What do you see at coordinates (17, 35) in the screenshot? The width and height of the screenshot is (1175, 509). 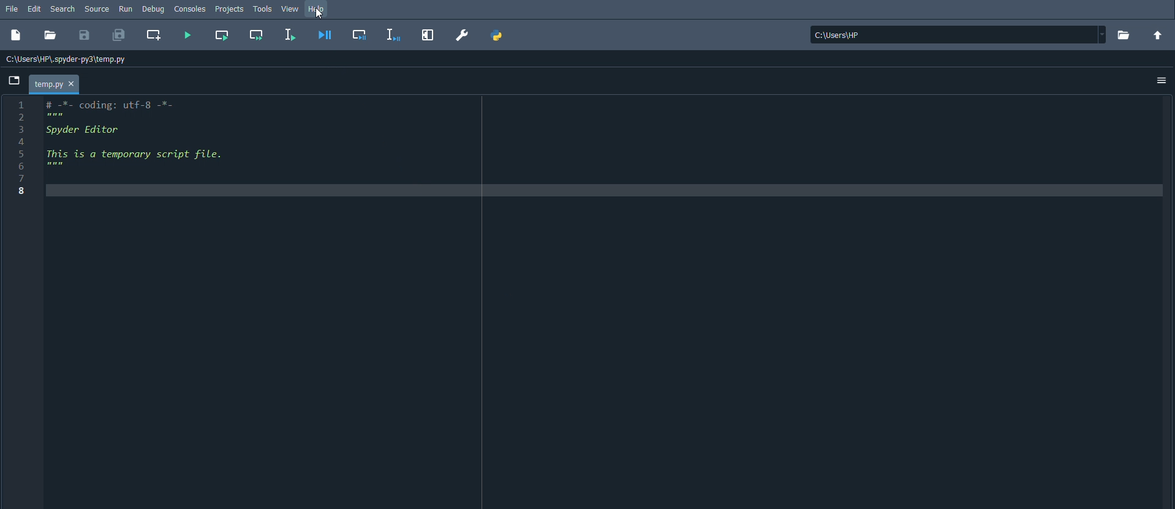 I see `New file` at bounding box center [17, 35].